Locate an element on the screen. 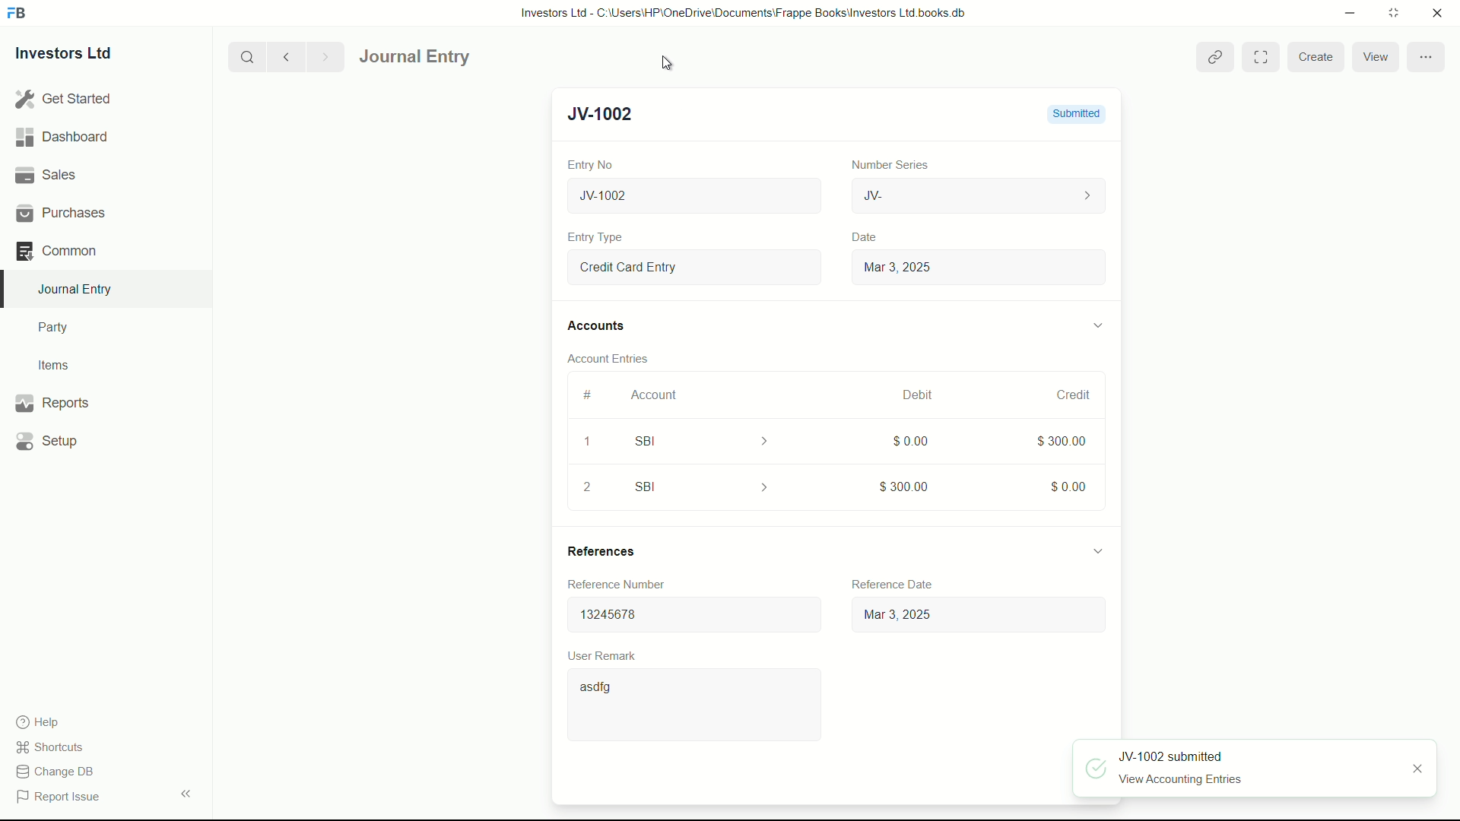 The width and height of the screenshot is (1460, 821). SBI is located at coordinates (712, 440).